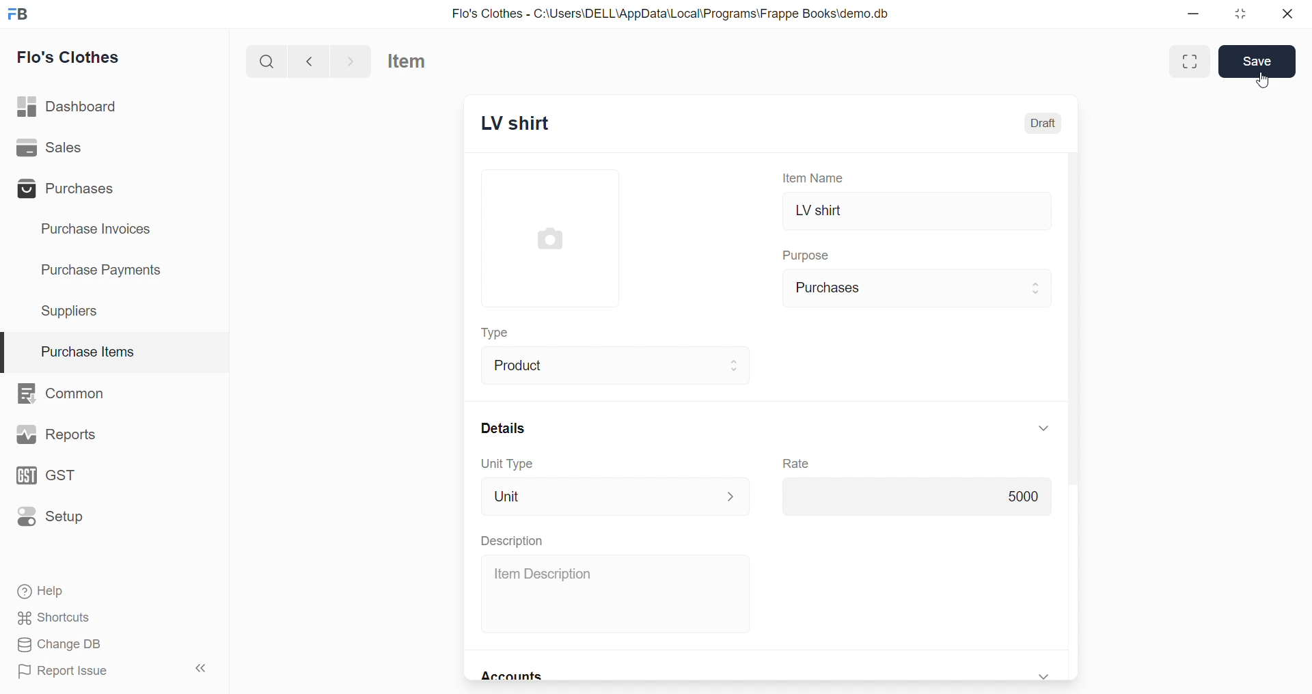 The height and width of the screenshot is (694, 1312). What do you see at coordinates (77, 57) in the screenshot?
I see `Flo's Clothes` at bounding box center [77, 57].